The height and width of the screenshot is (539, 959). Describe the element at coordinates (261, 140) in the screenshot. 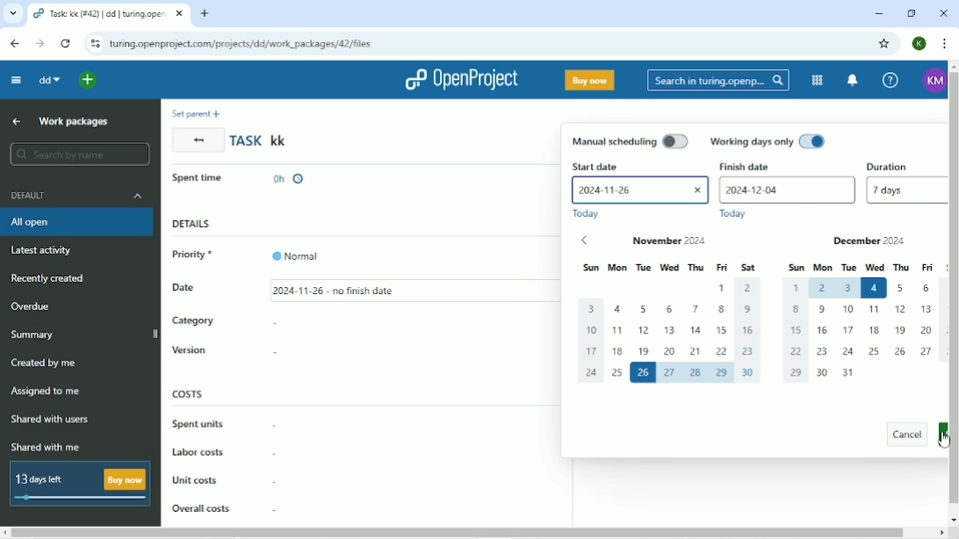

I see `Task kk` at that location.